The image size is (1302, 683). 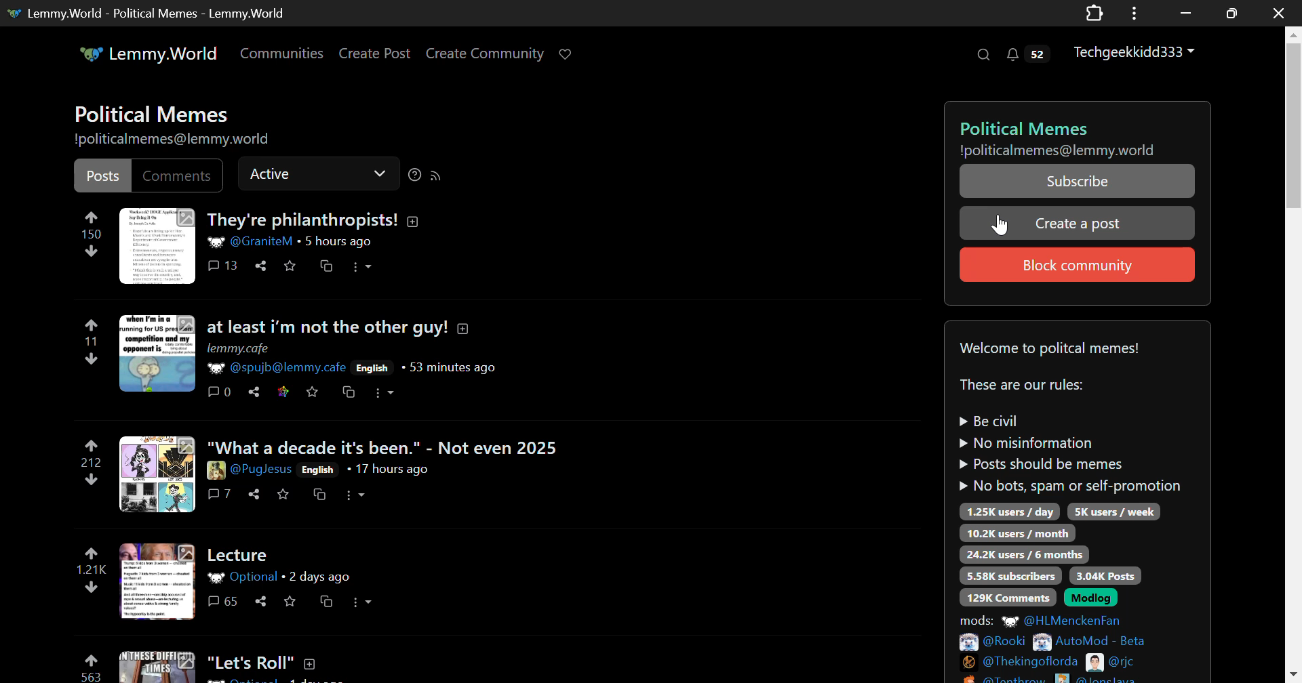 What do you see at coordinates (985, 56) in the screenshot?
I see `Search` at bounding box center [985, 56].